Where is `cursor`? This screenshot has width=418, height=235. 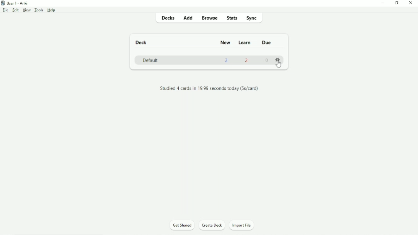
cursor is located at coordinates (279, 65).